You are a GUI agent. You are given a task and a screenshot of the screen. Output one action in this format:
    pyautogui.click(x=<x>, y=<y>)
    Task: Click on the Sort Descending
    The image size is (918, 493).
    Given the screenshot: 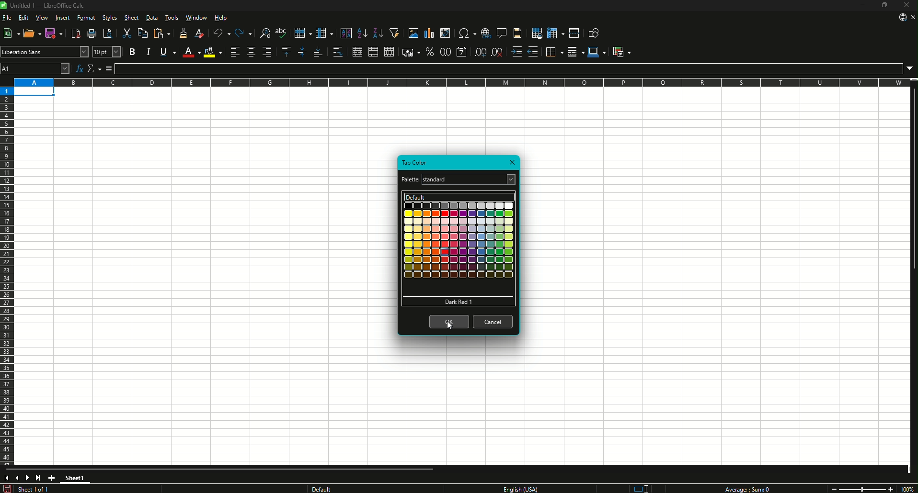 What is the action you would take?
    pyautogui.click(x=379, y=33)
    